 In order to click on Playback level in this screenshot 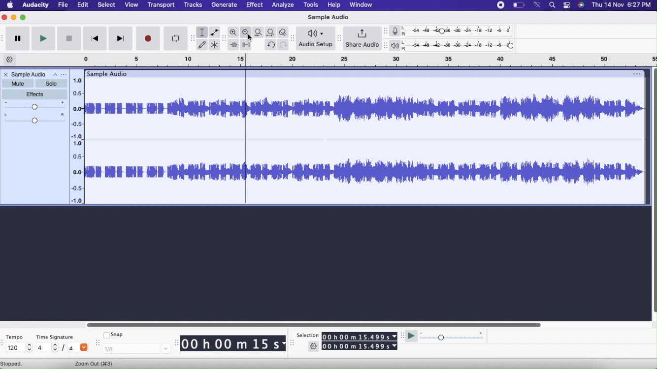, I will do `click(462, 46)`.